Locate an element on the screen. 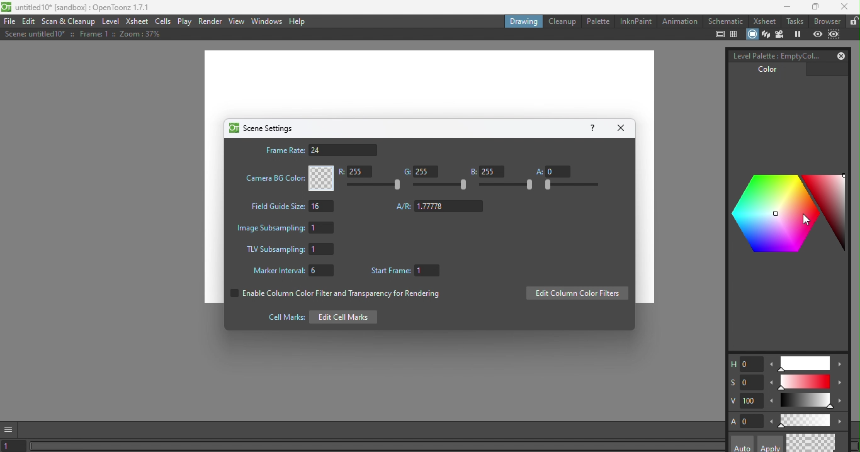 This screenshot has height=452, width=860. A is located at coordinates (747, 421).